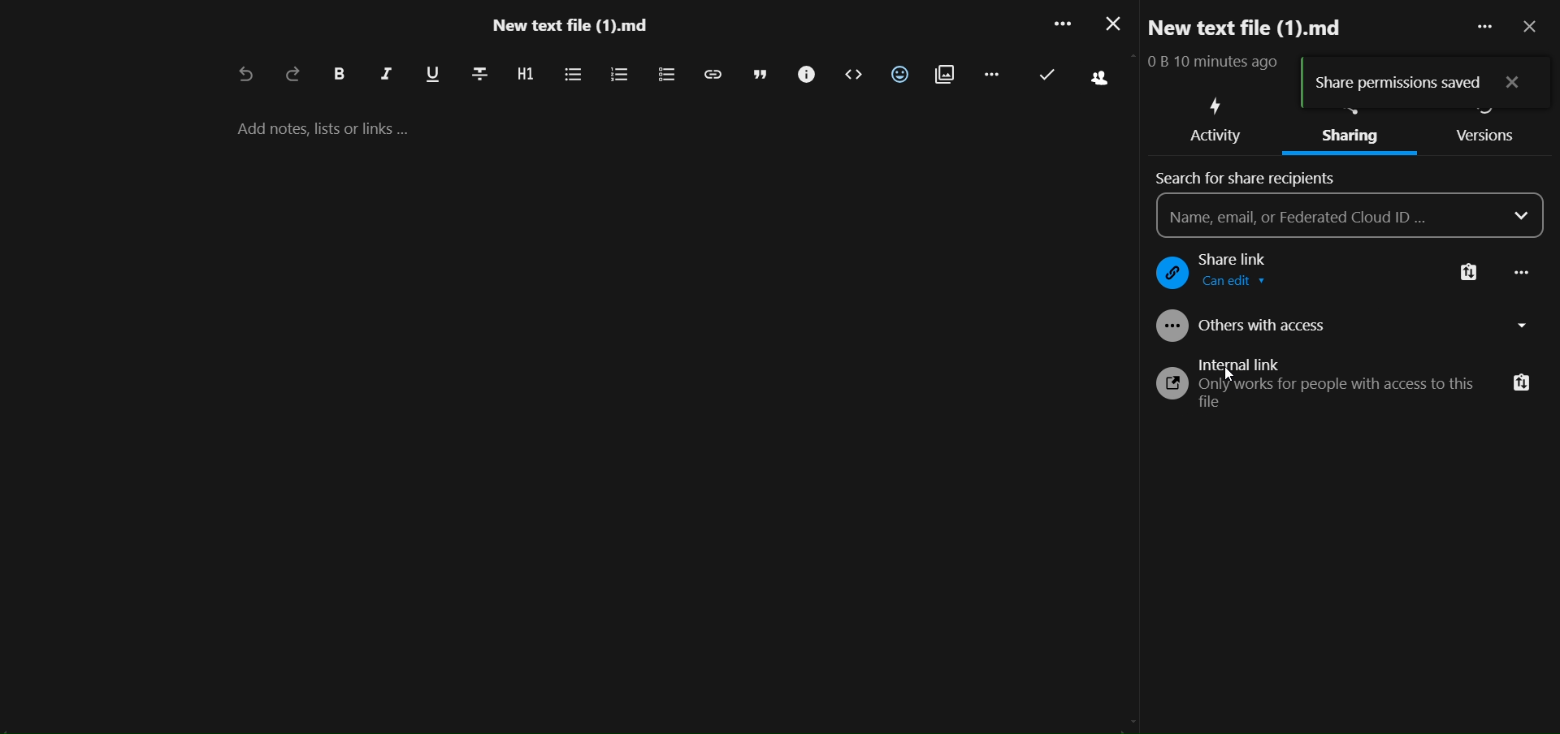 Image resolution: width=1560 pixels, height=734 pixels. I want to click on heading, so click(524, 75).